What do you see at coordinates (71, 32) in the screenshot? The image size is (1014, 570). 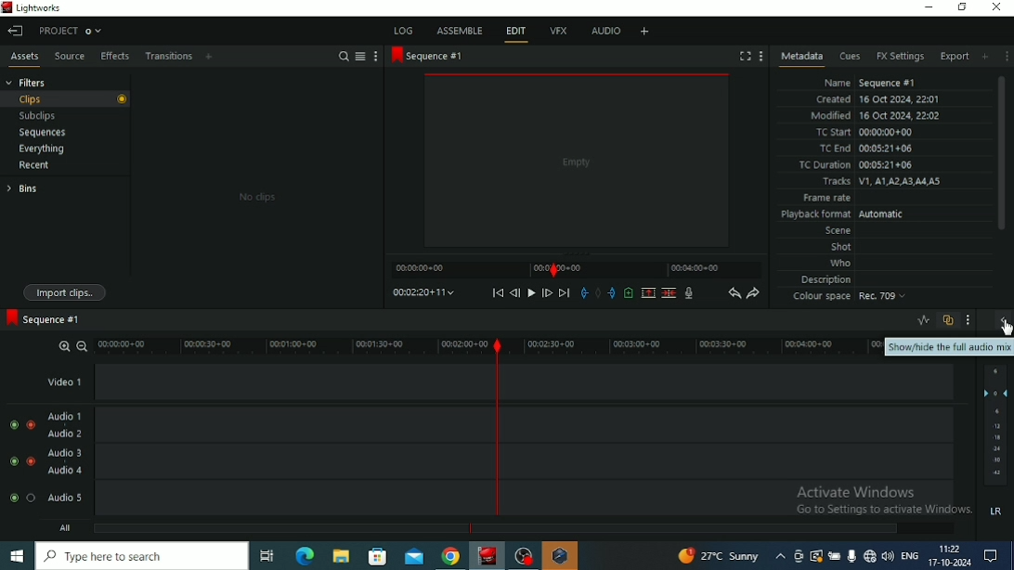 I see `Show/change project details` at bounding box center [71, 32].